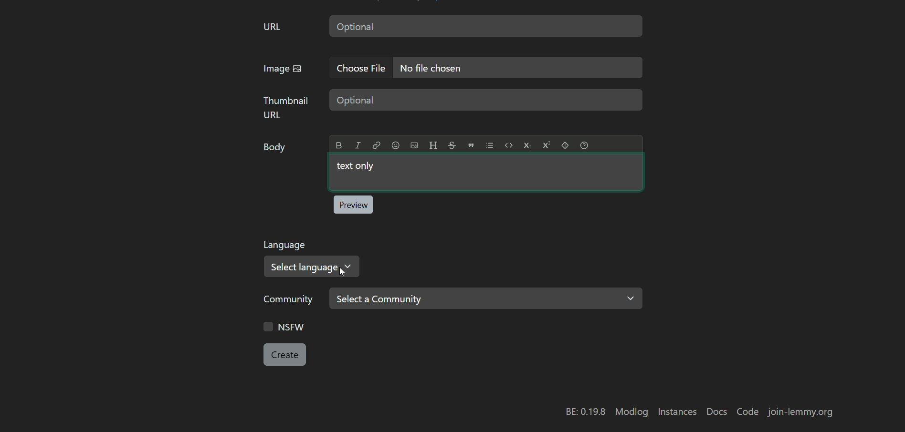  What do you see at coordinates (519, 68) in the screenshot?
I see `text box` at bounding box center [519, 68].